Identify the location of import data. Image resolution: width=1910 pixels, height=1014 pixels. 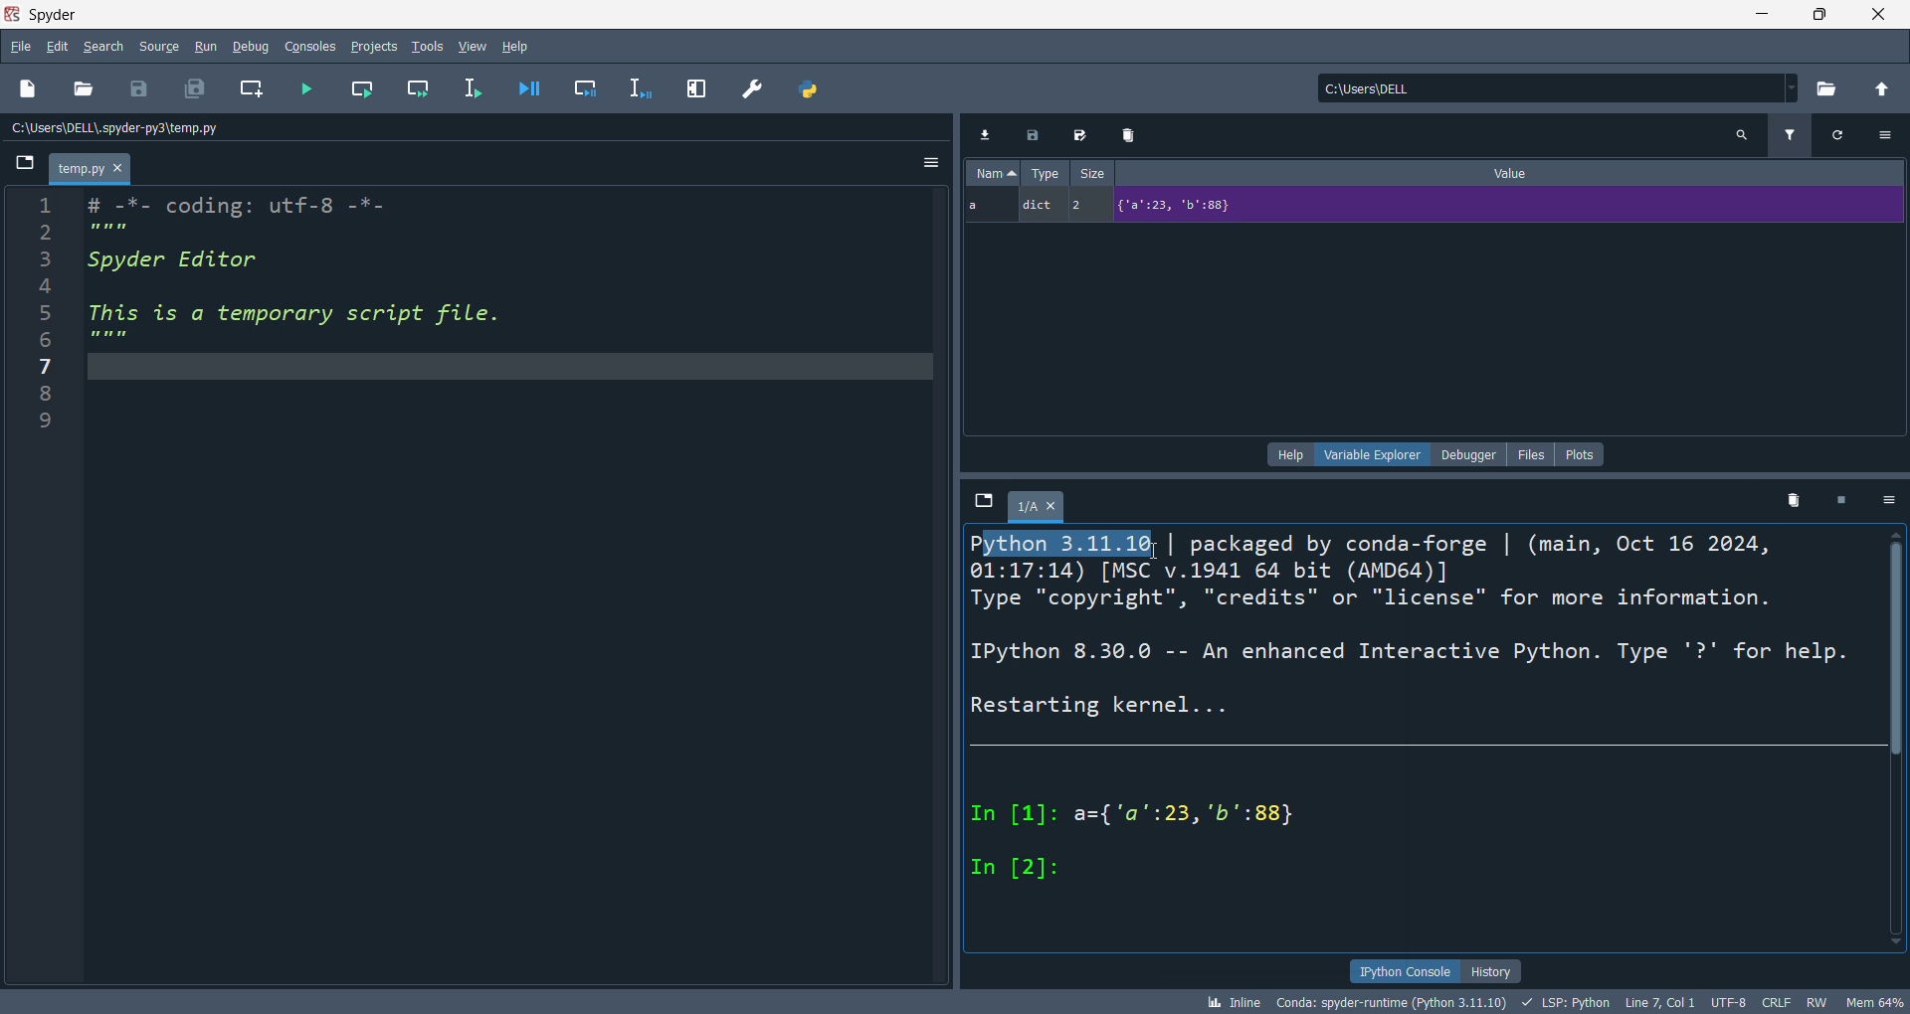
(984, 134).